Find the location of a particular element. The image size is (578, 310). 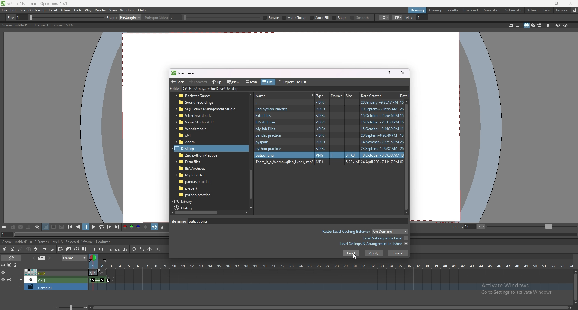

reframe on 1s is located at coordinates (110, 249).